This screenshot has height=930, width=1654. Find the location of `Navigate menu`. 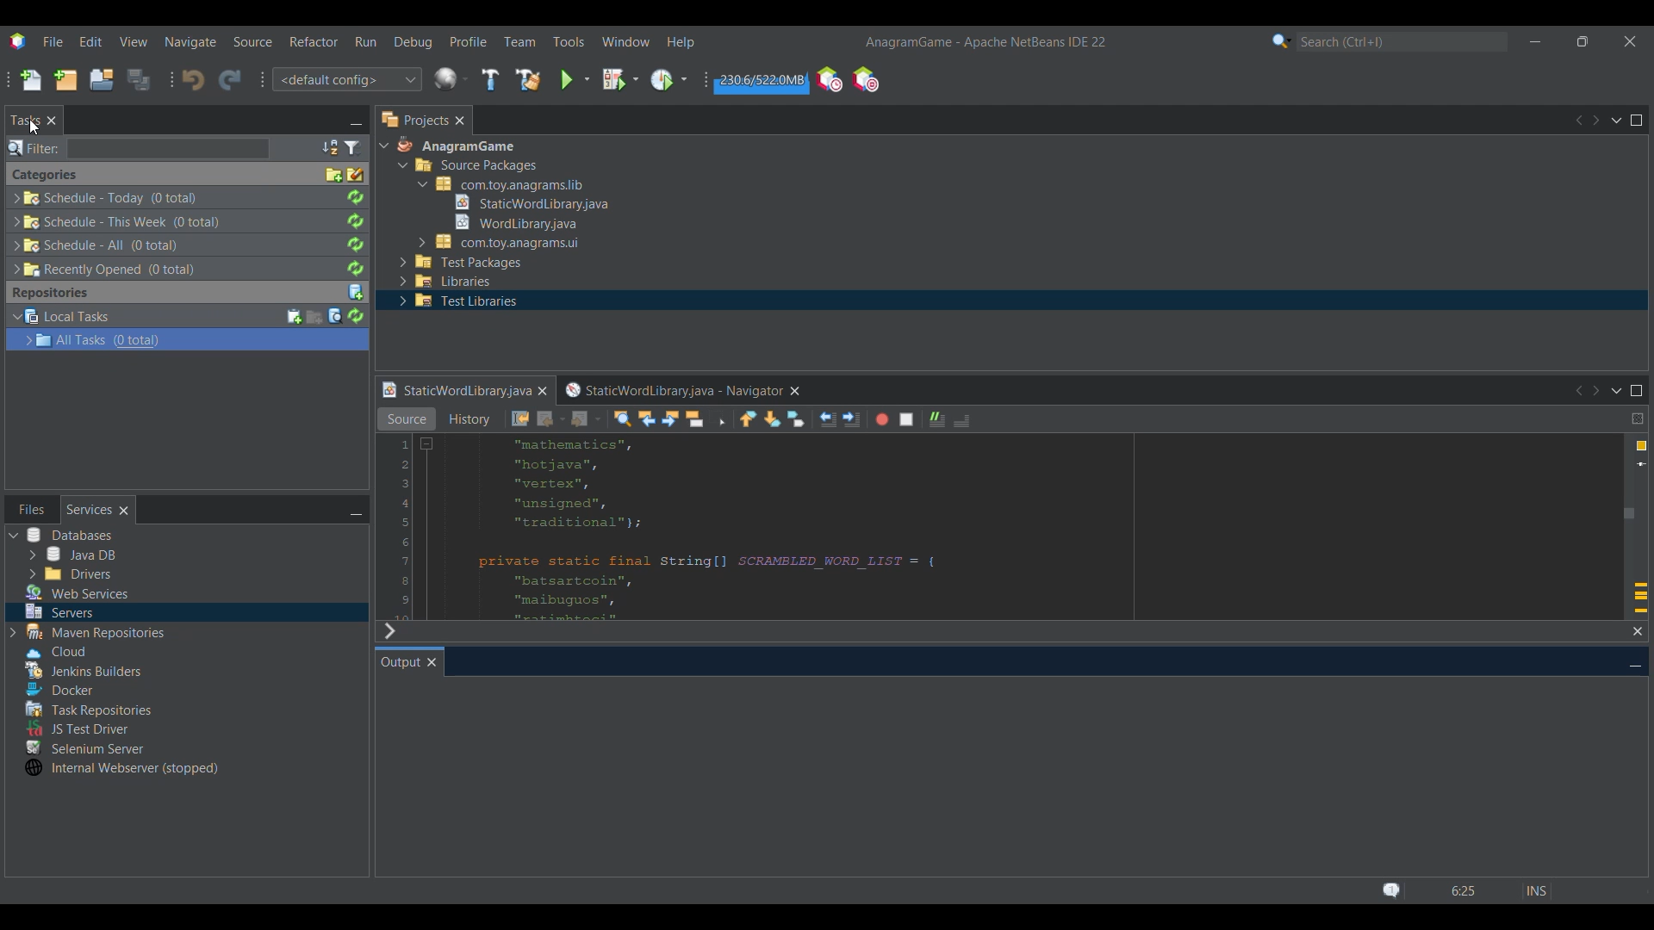

Navigate menu is located at coordinates (190, 42).